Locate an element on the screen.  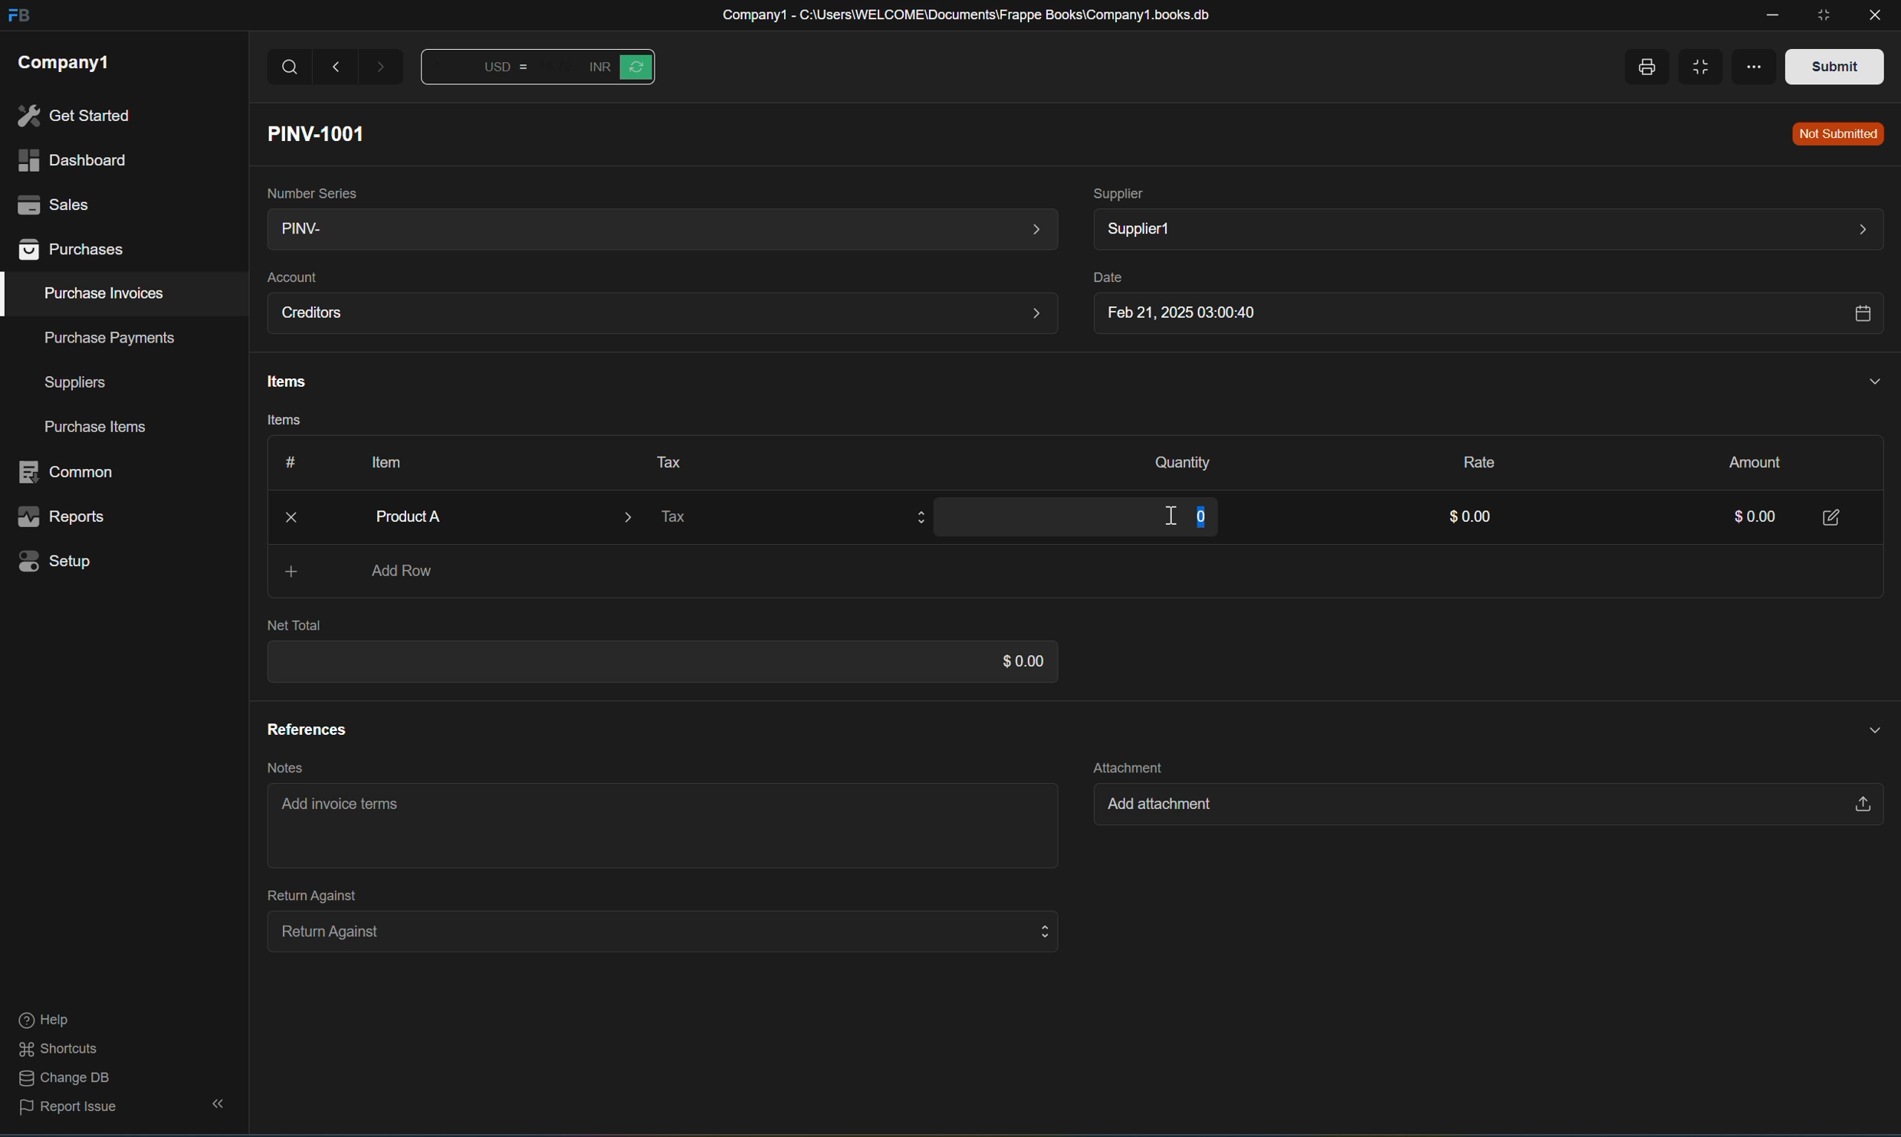
reports is located at coordinates (63, 518).